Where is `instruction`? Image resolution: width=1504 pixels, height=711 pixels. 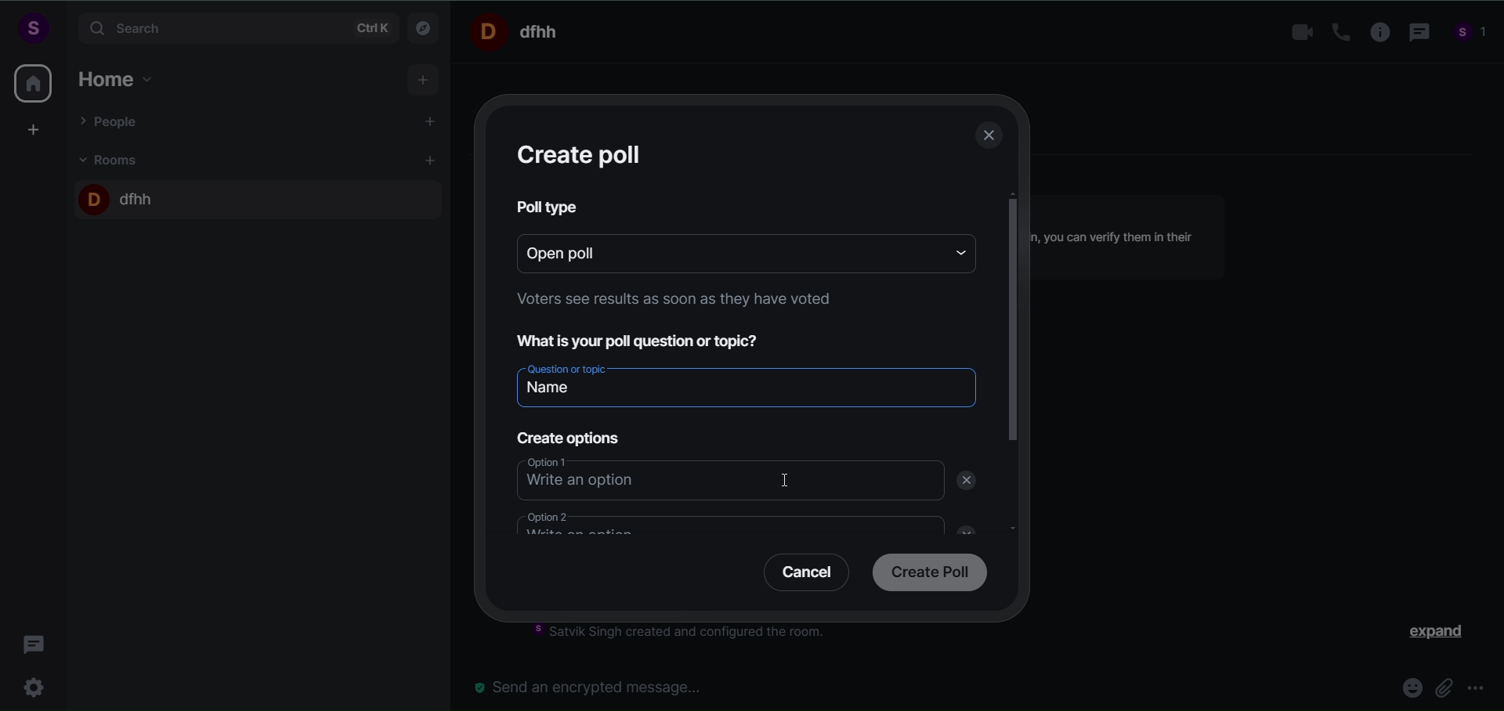 instruction is located at coordinates (690, 634).